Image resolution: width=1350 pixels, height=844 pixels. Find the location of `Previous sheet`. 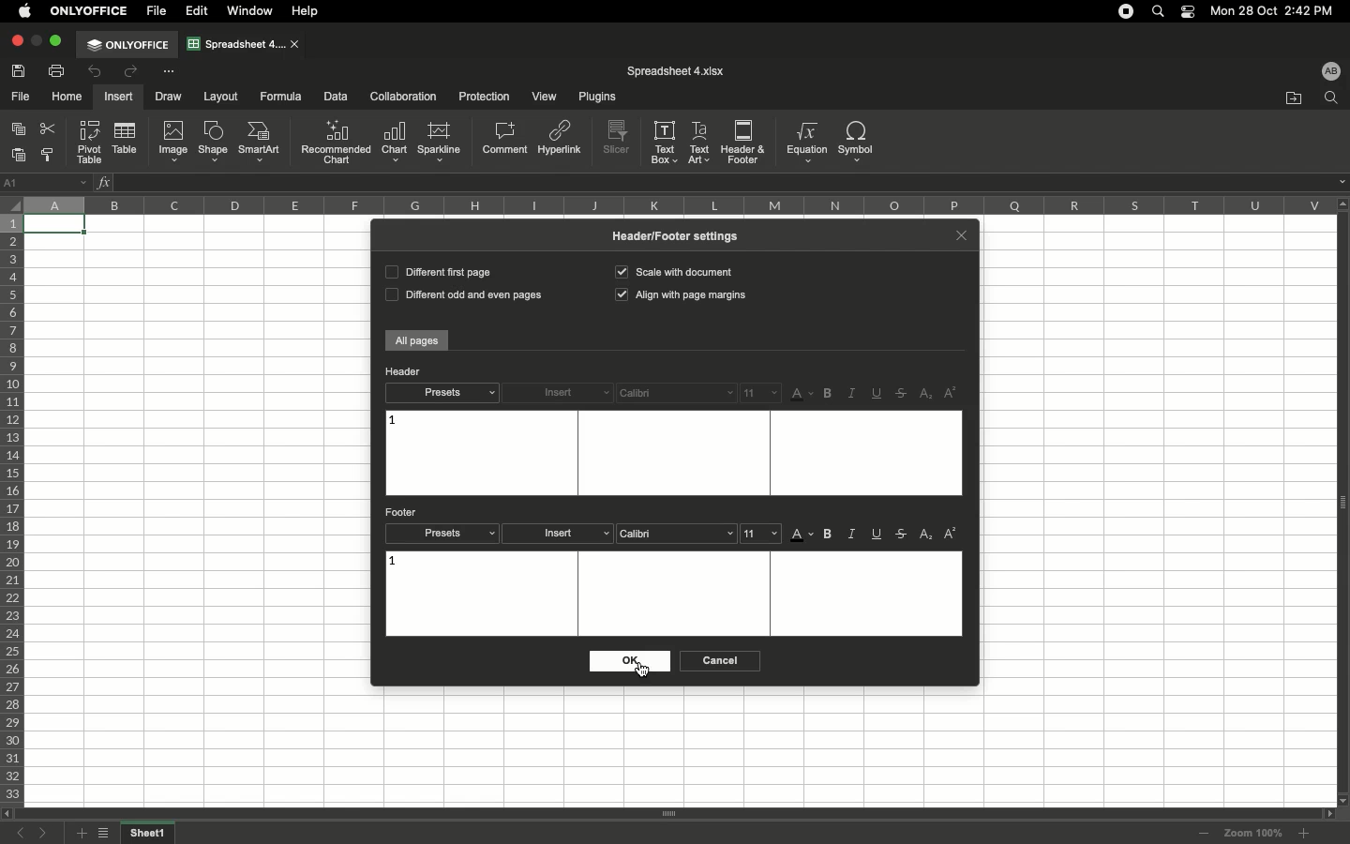

Previous sheet is located at coordinates (24, 835).